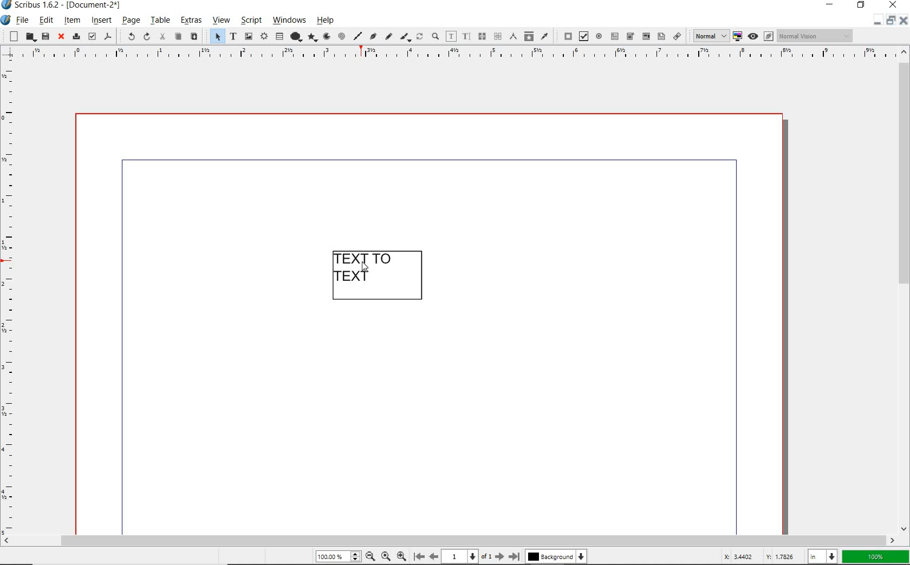 The height and width of the screenshot is (565, 910). I want to click on pdf radio button, so click(599, 36).